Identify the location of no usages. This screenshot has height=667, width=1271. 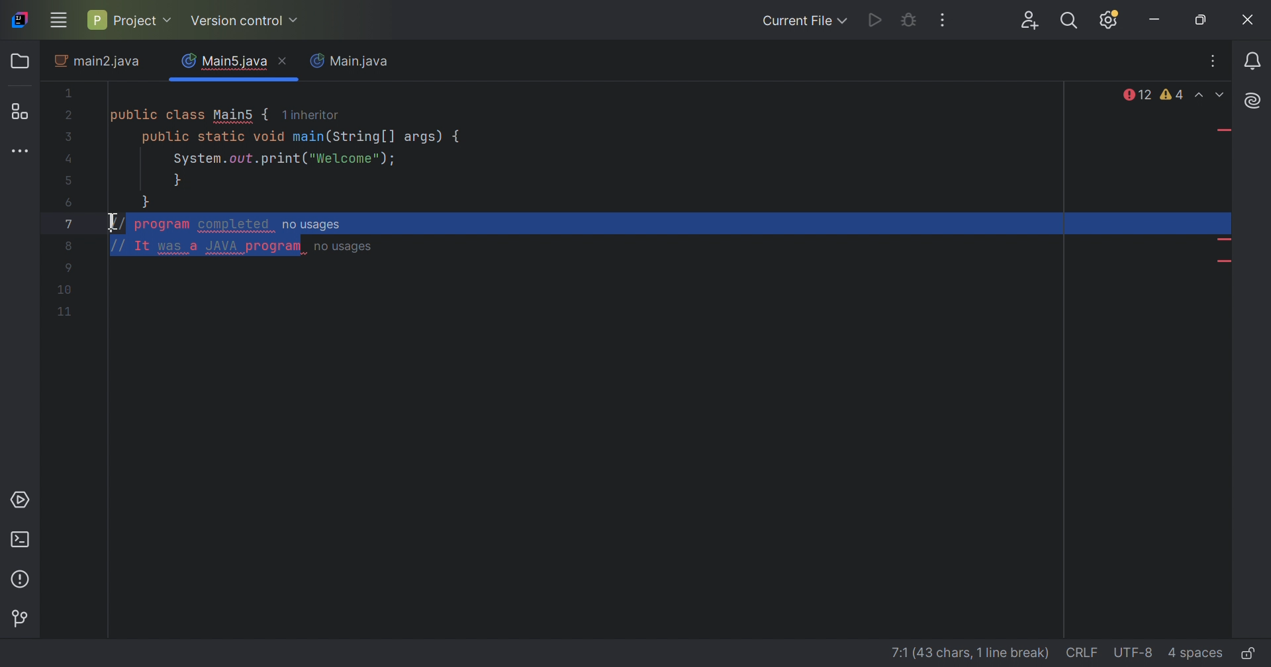
(310, 225).